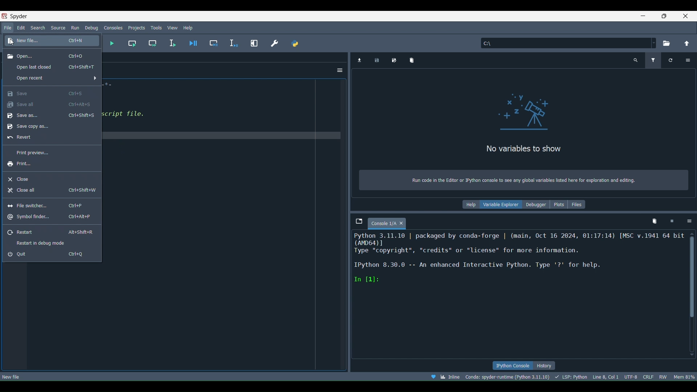  What do you see at coordinates (190, 27) in the screenshot?
I see `Help` at bounding box center [190, 27].